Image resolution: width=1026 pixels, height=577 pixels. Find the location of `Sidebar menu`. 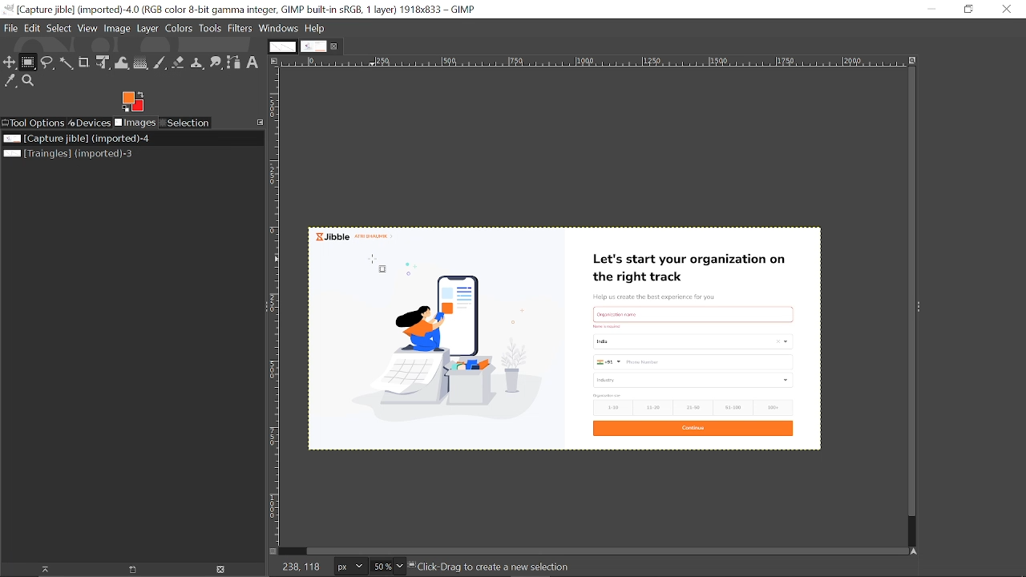

Sidebar menu is located at coordinates (924, 308).